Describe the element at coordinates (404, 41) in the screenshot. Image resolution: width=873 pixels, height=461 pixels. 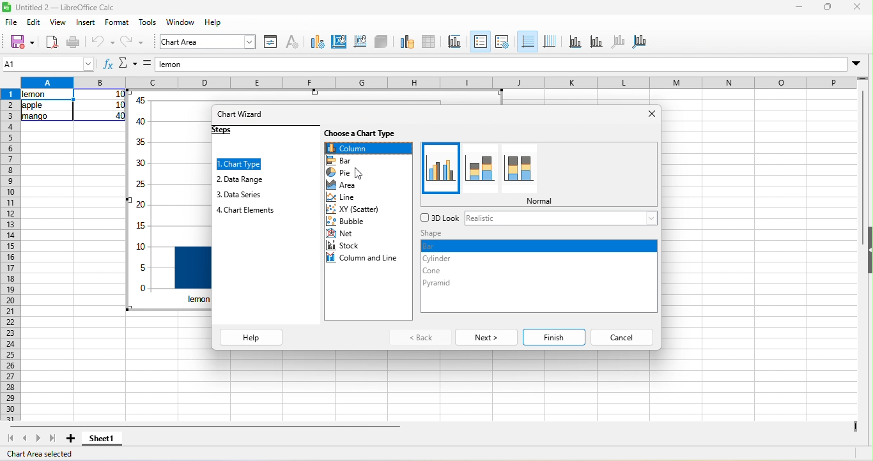
I see `data range` at that location.